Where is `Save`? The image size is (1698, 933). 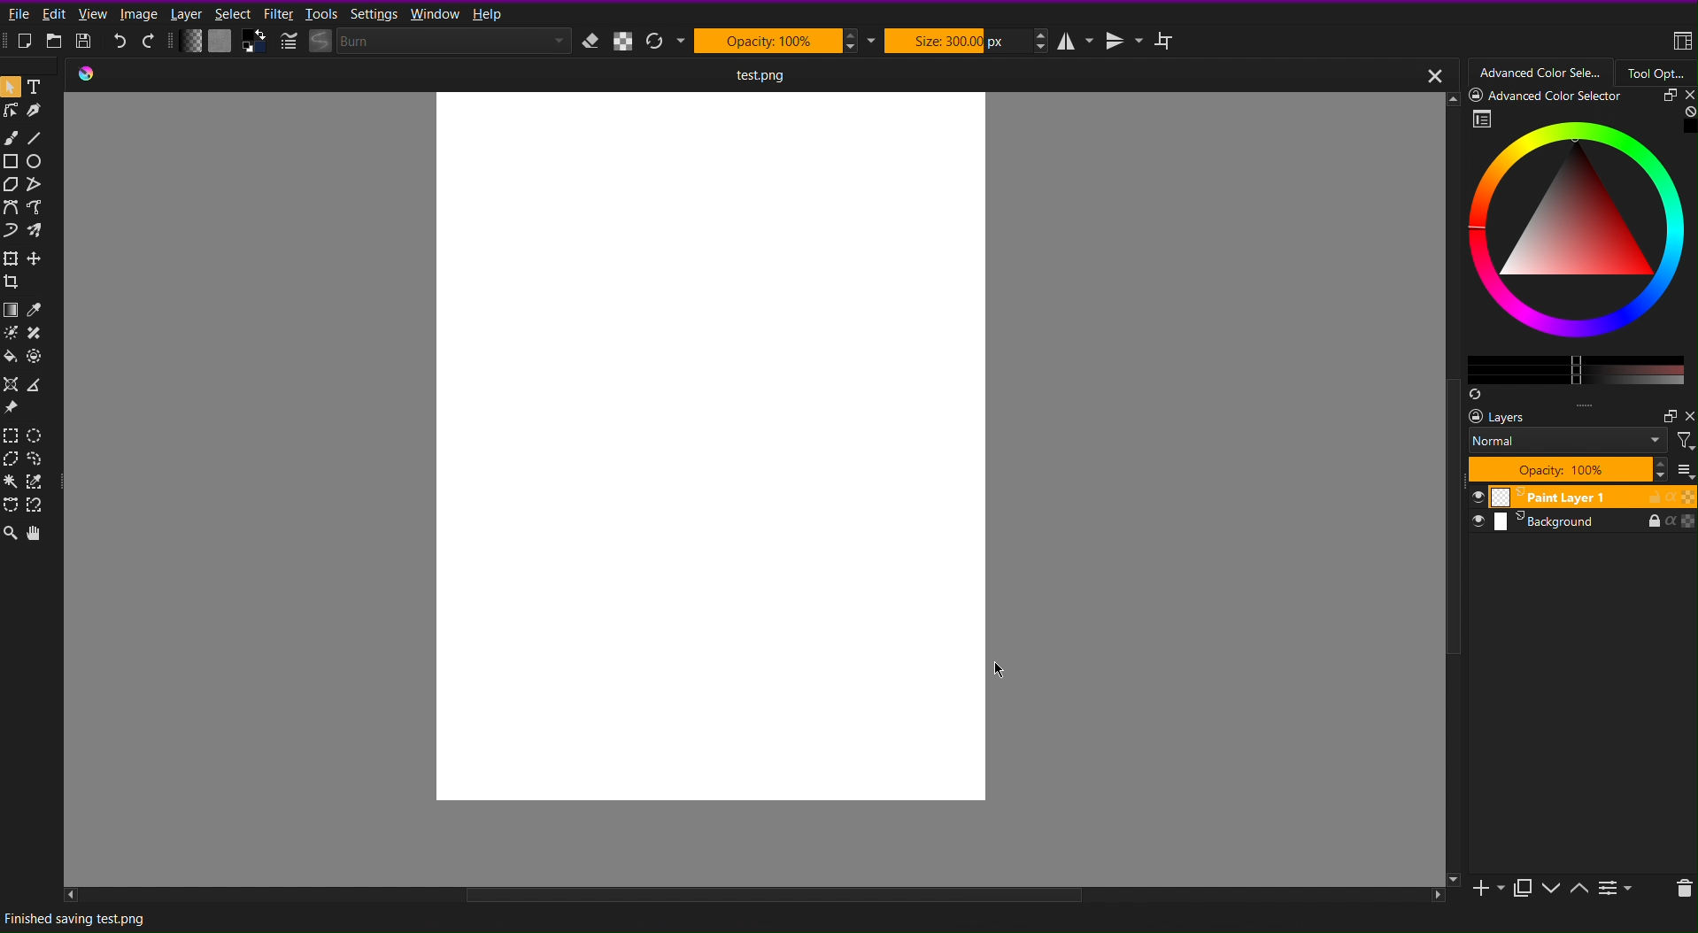 Save is located at coordinates (88, 42).